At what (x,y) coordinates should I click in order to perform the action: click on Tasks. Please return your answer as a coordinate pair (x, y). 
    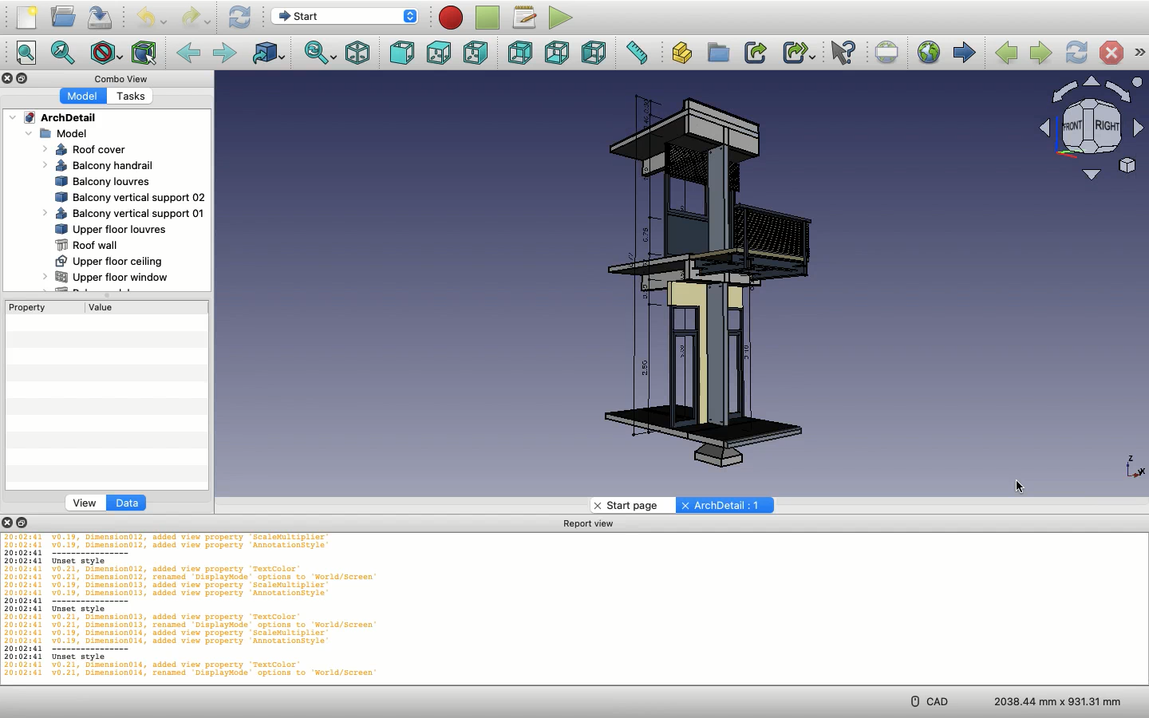
    Looking at the image, I should click on (129, 97).